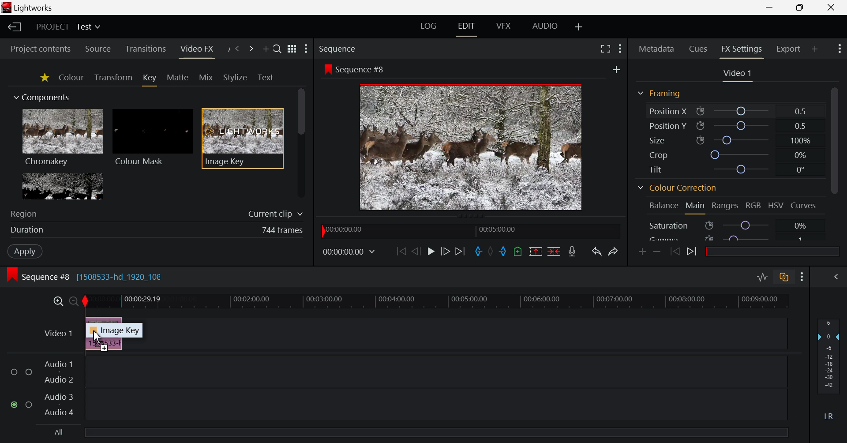 The width and height of the screenshot is (847, 443). I want to click on Previous Panel, so click(237, 49).